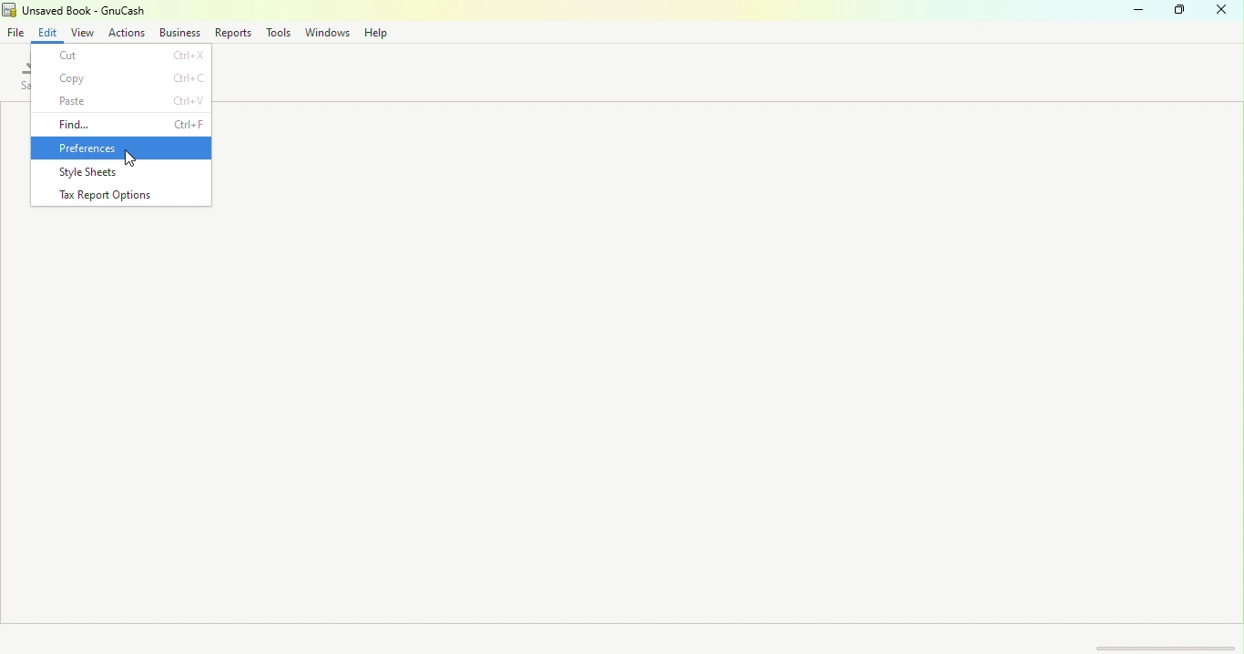 This screenshot has height=654, width=1244. What do you see at coordinates (121, 124) in the screenshot?
I see `Find` at bounding box center [121, 124].